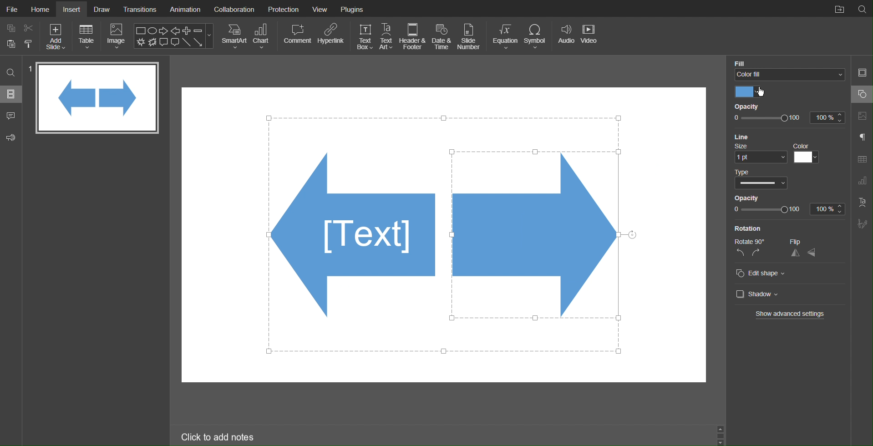  What do you see at coordinates (752, 229) in the screenshot?
I see `Rotation` at bounding box center [752, 229].